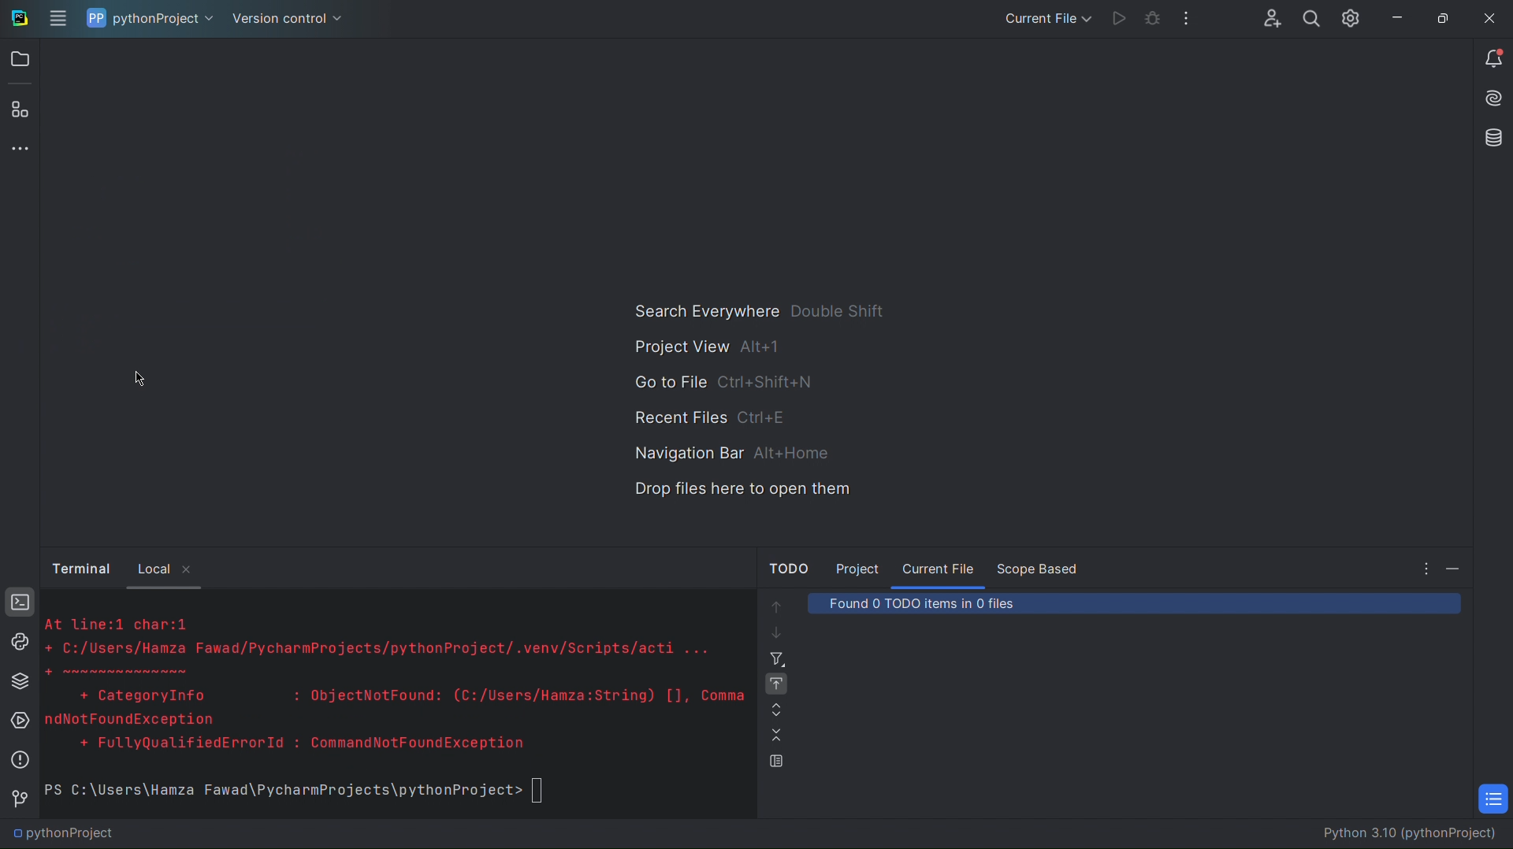  What do you see at coordinates (1493, 59) in the screenshot?
I see `Notifications` at bounding box center [1493, 59].